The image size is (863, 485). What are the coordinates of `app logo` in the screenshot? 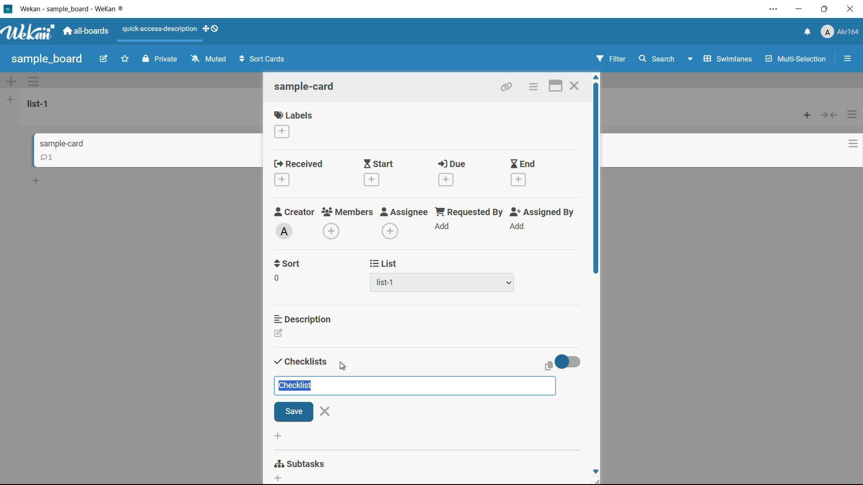 It's located at (30, 32).